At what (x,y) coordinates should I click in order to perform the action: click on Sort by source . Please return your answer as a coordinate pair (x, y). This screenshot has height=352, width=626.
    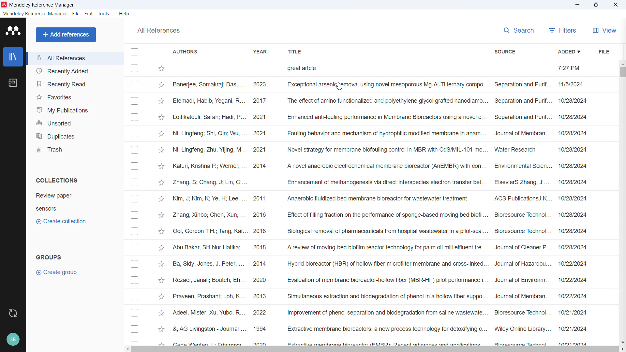
    Looking at the image, I should click on (504, 52).